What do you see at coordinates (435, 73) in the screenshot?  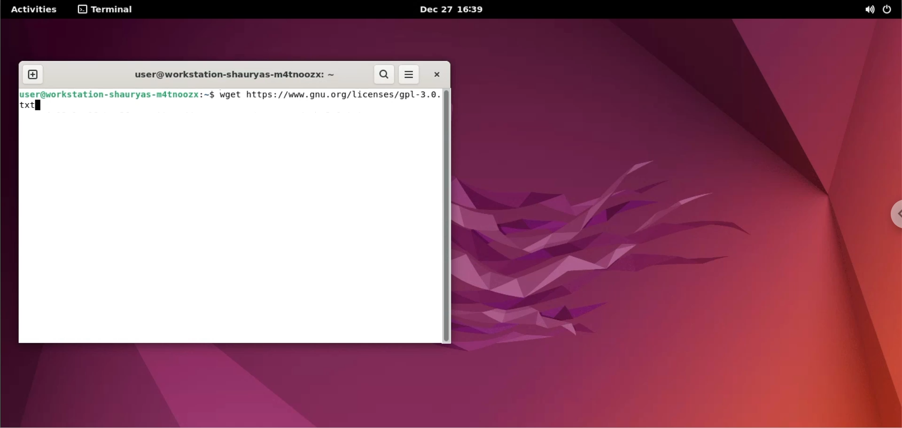 I see `close` at bounding box center [435, 73].